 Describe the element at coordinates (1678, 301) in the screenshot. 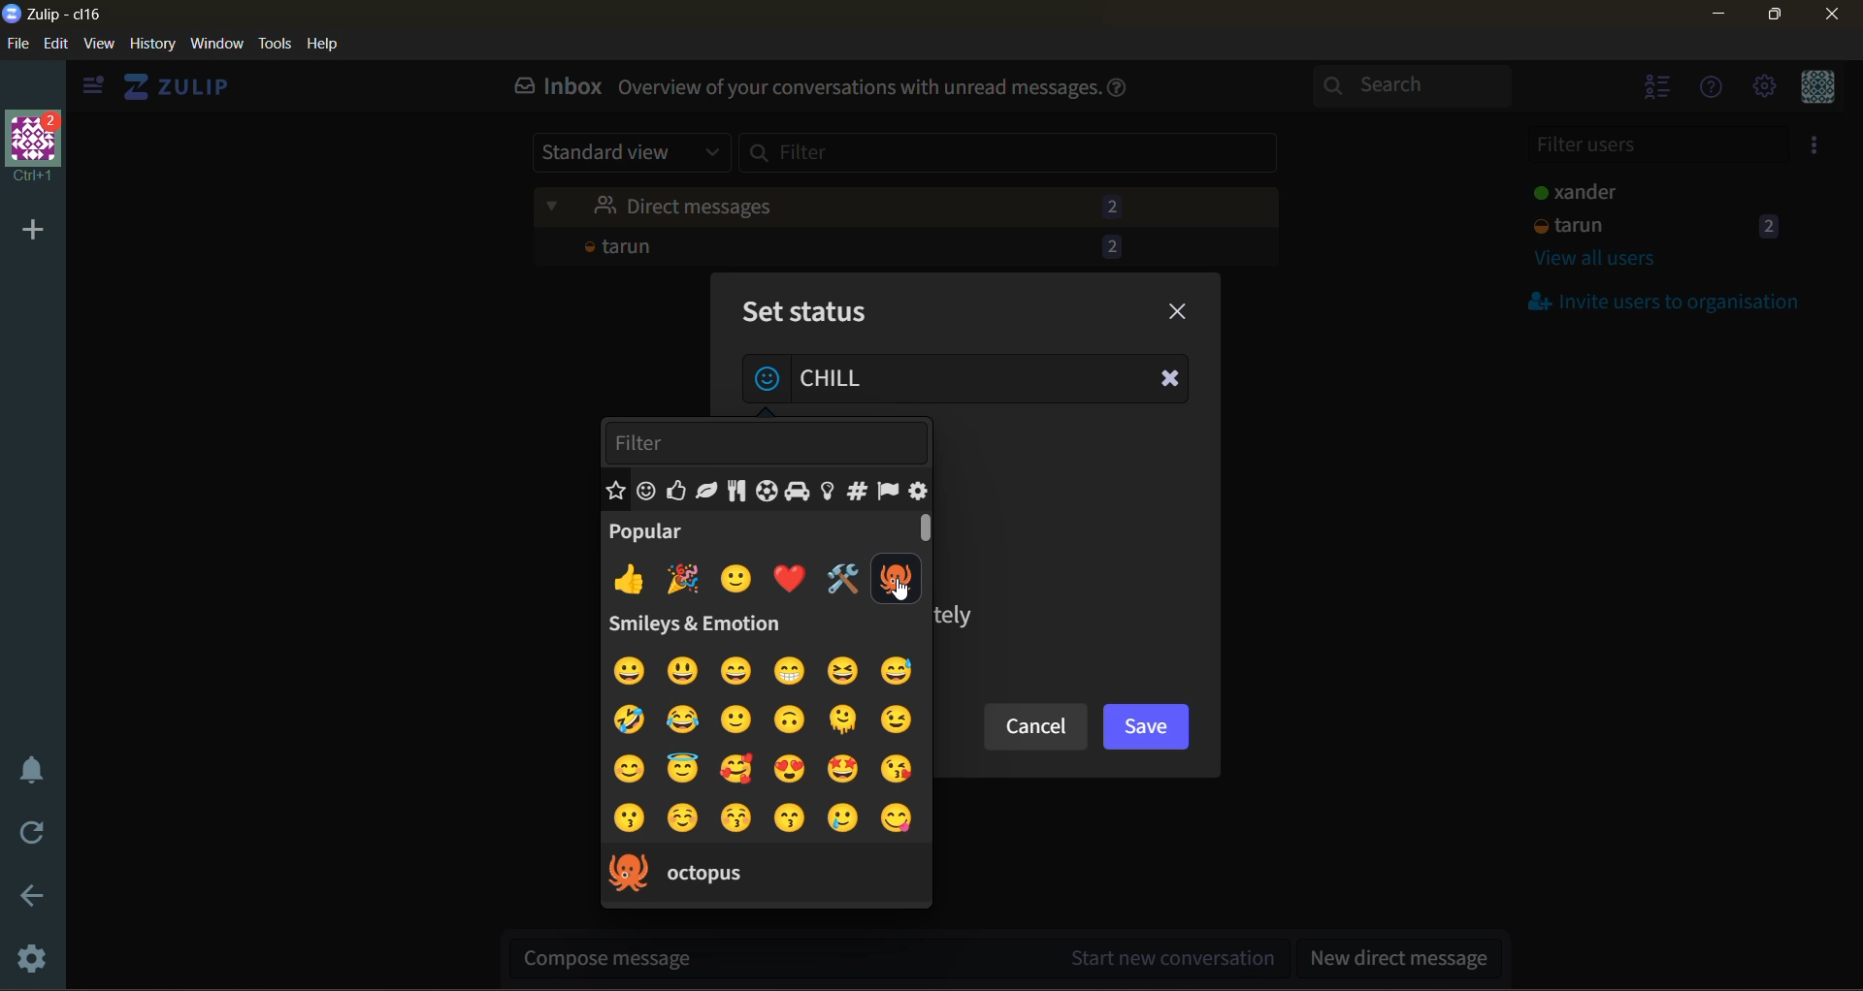

I see `invite users to organisation` at that location.